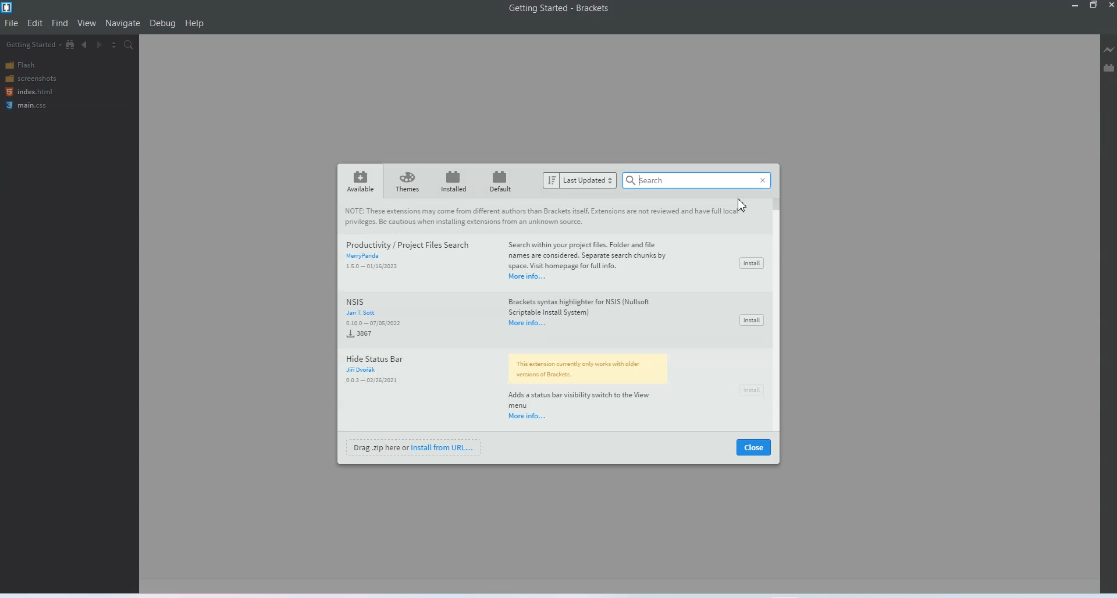  What do you see at coordinates (60, 23) in the screenshot?
I see `Find` at bounding box center [60, 23].